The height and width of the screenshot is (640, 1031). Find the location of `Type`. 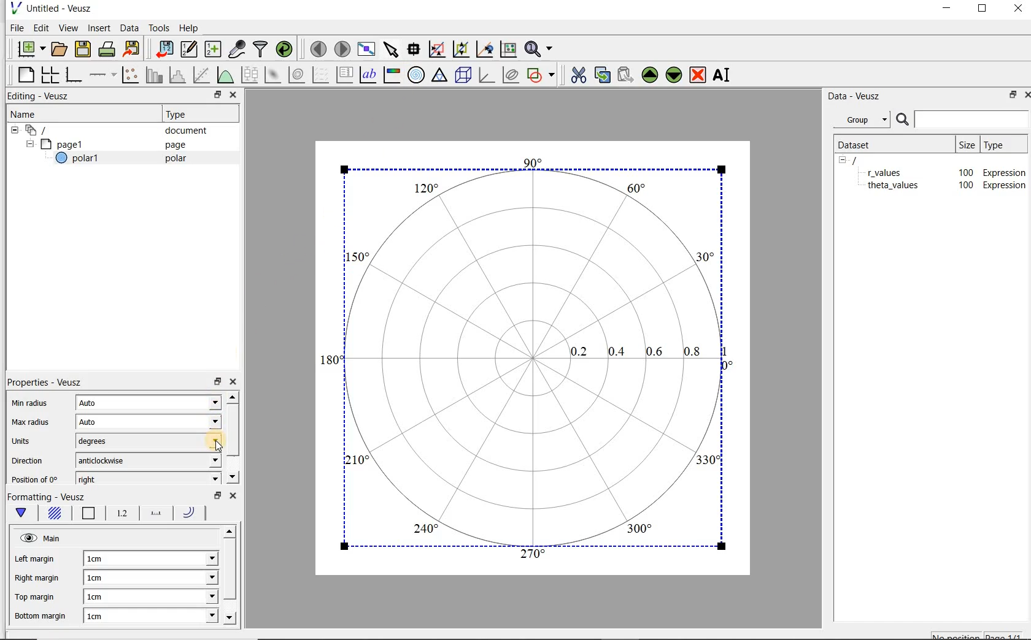

Type is located at coordinates (1002, 144).